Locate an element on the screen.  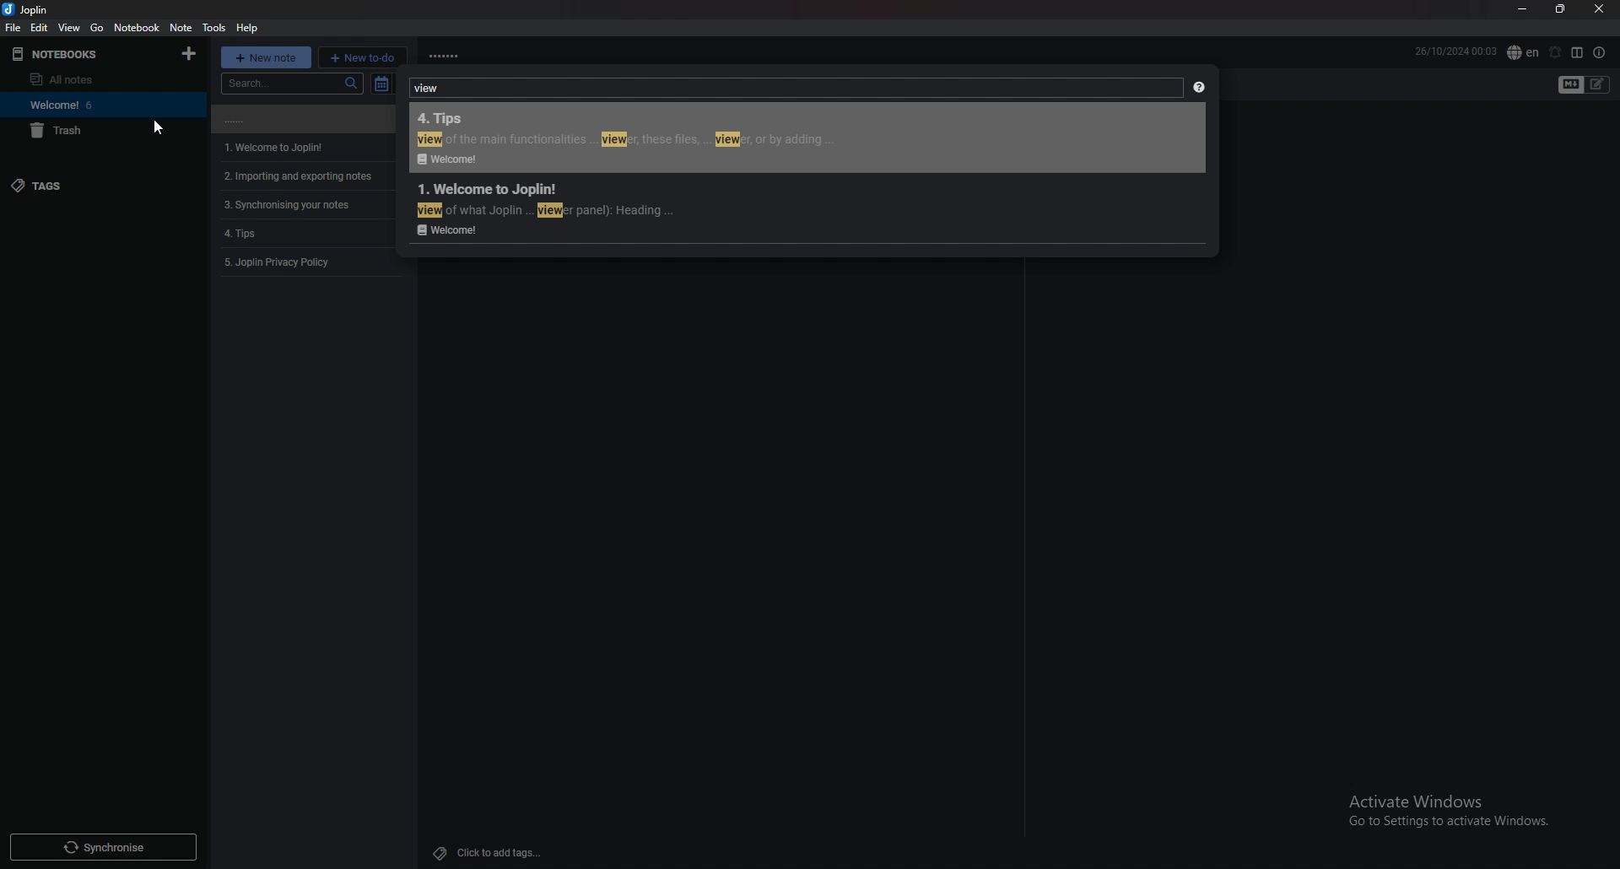
note 6 is located at coordinates (307, 261).